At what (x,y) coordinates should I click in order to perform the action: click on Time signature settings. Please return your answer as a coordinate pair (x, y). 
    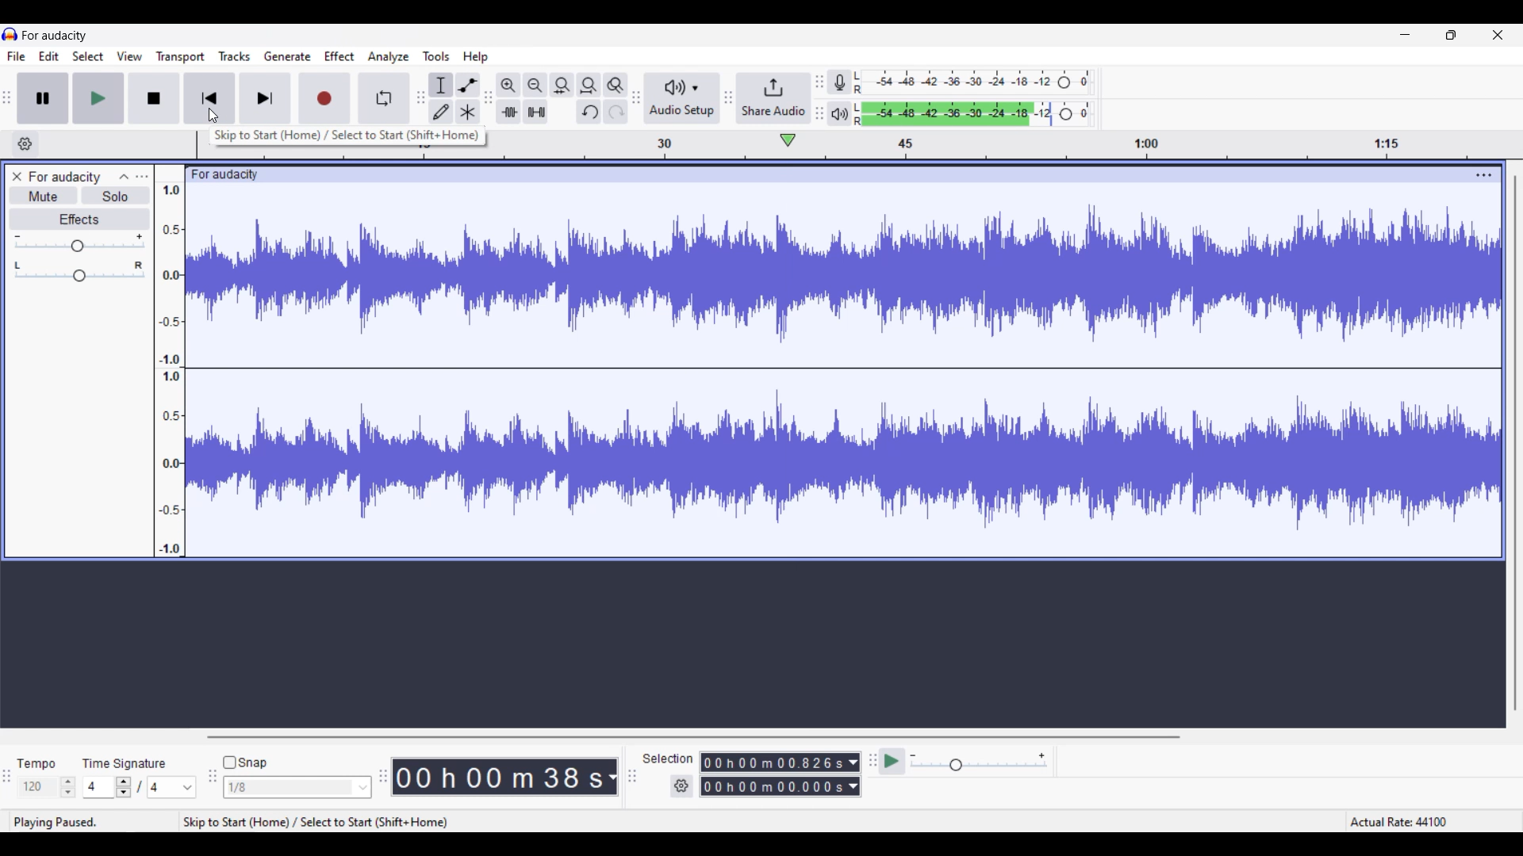
    Looking at the image, I should click on (141, 787).